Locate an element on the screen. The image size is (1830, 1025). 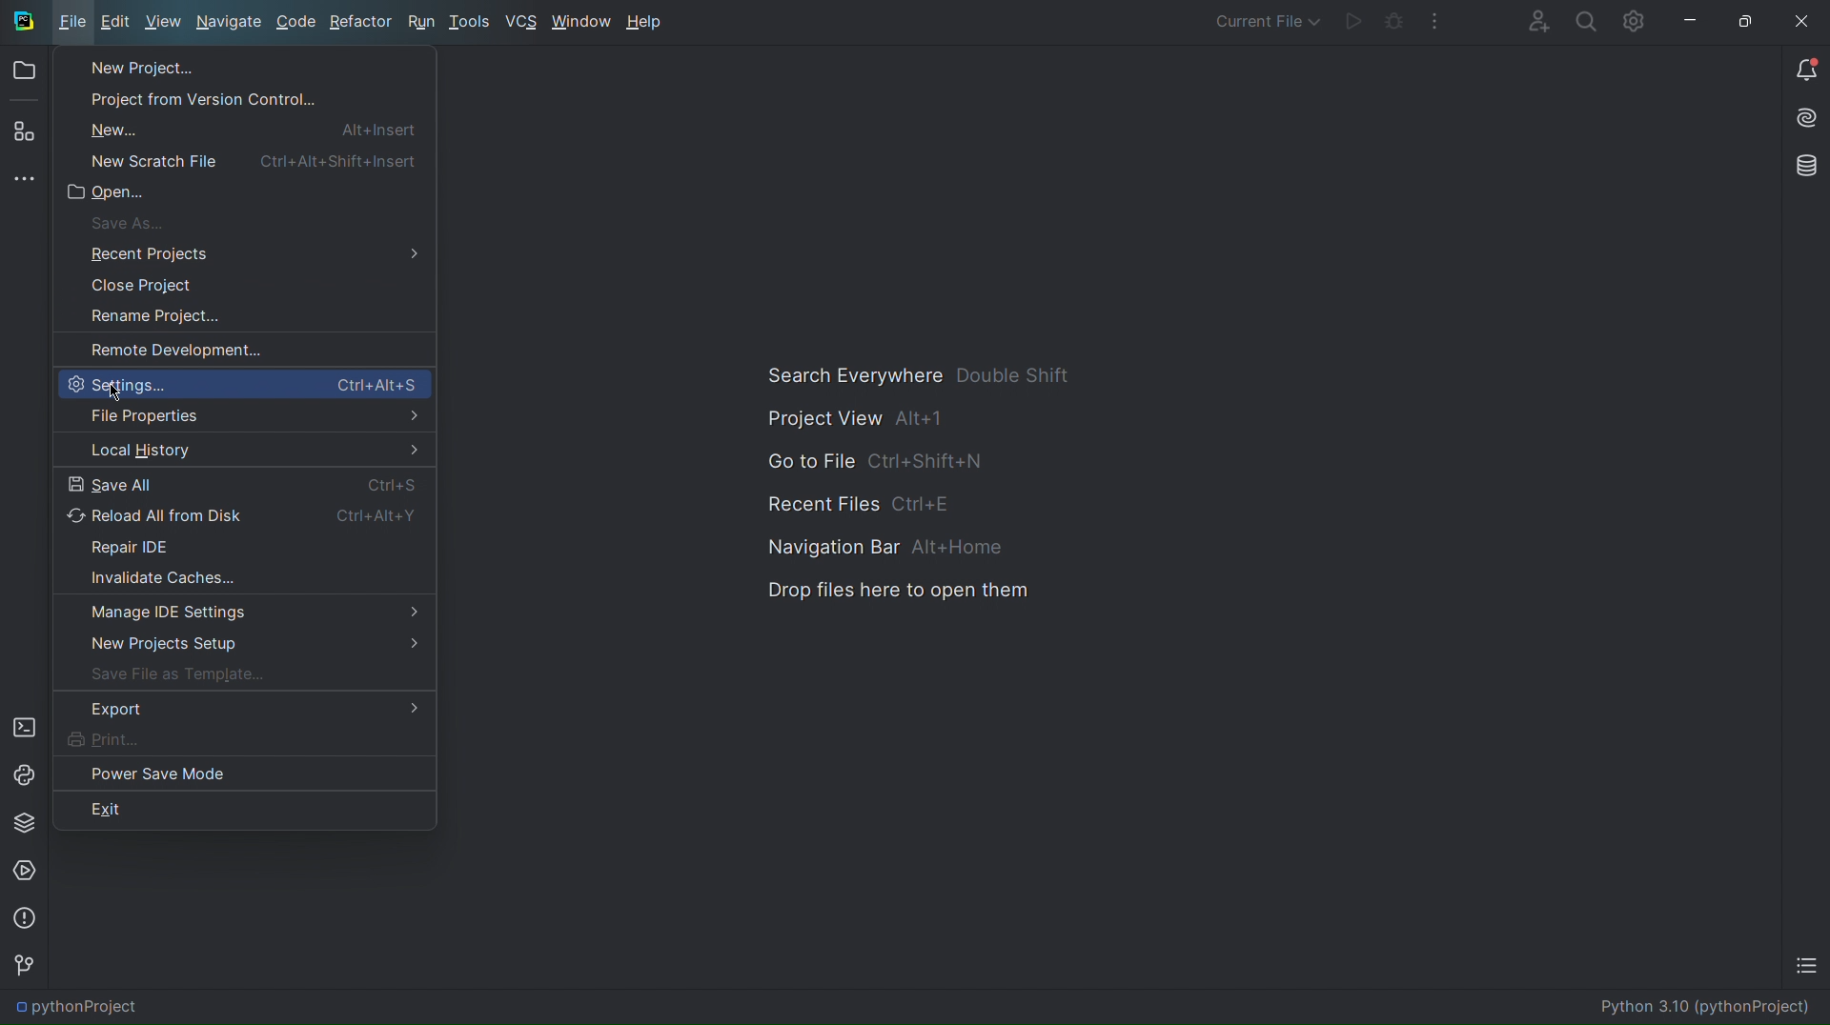
Edit is located at coordinates (112, 24).